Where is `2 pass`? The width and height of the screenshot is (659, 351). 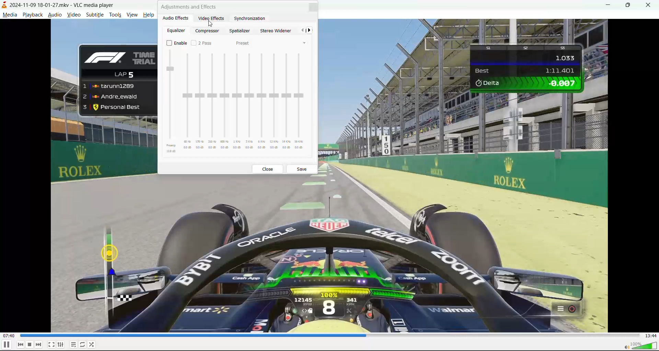
2 pass is located at coordinates (202, 43).